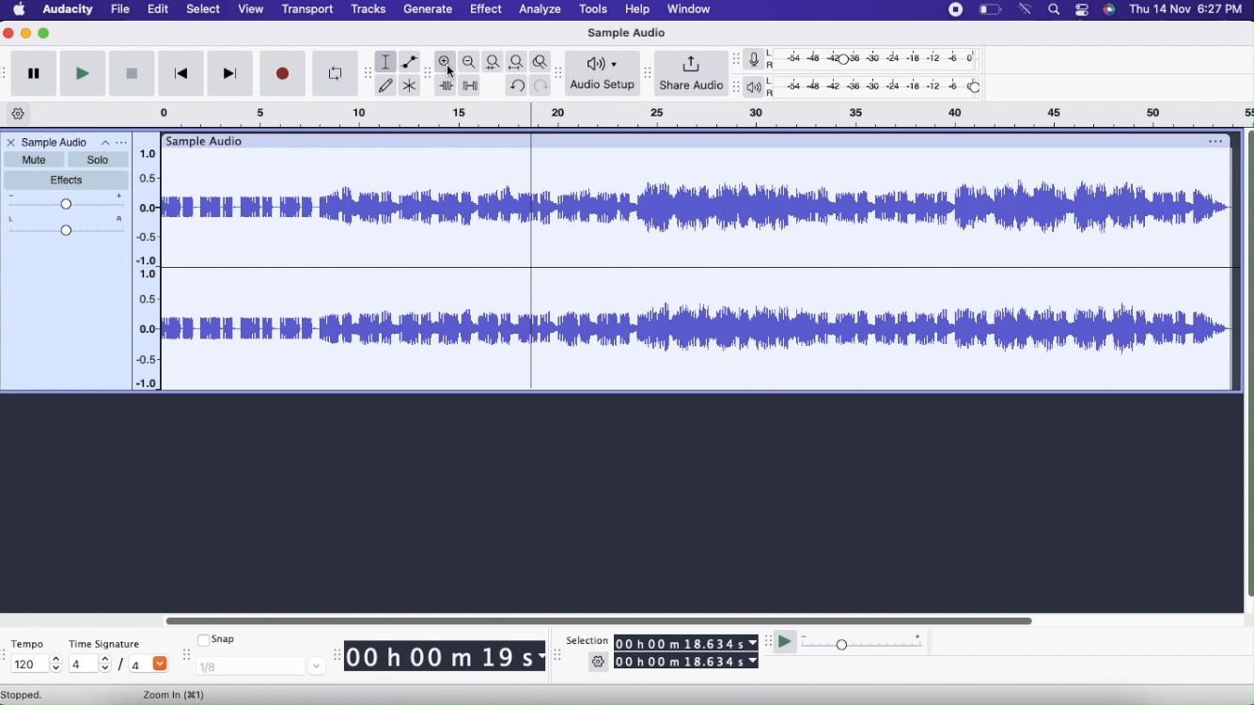  What do you see at coordinates (220, 640) in the screenshot?
I see `Snap` at bounding box center [220, 640].